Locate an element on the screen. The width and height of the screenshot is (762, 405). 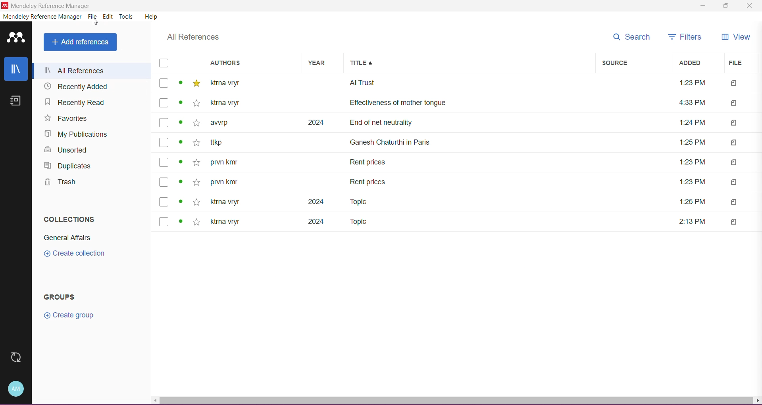
Recently Added is located at coordinates (74, 87).